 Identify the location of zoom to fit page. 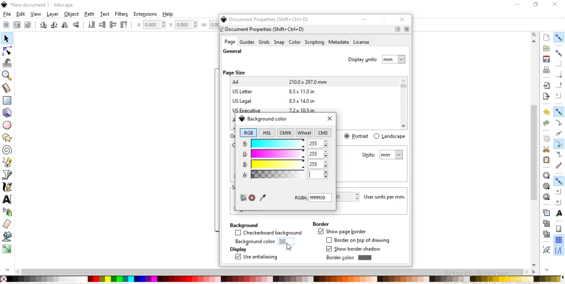
(546, 197).